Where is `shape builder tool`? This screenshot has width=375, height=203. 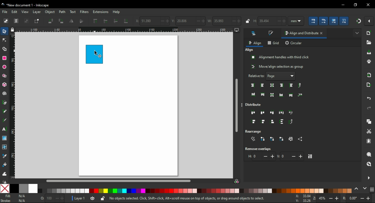
shape builder tool is located at coordinates (4, 49).